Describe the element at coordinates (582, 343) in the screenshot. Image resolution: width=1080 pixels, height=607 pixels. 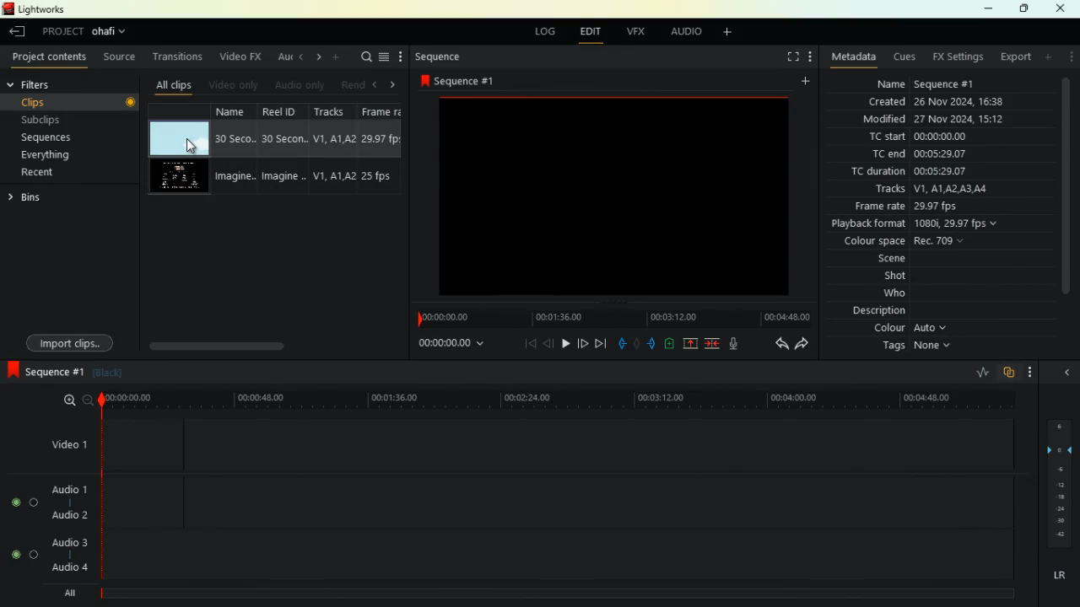
I see `forward` at that location.